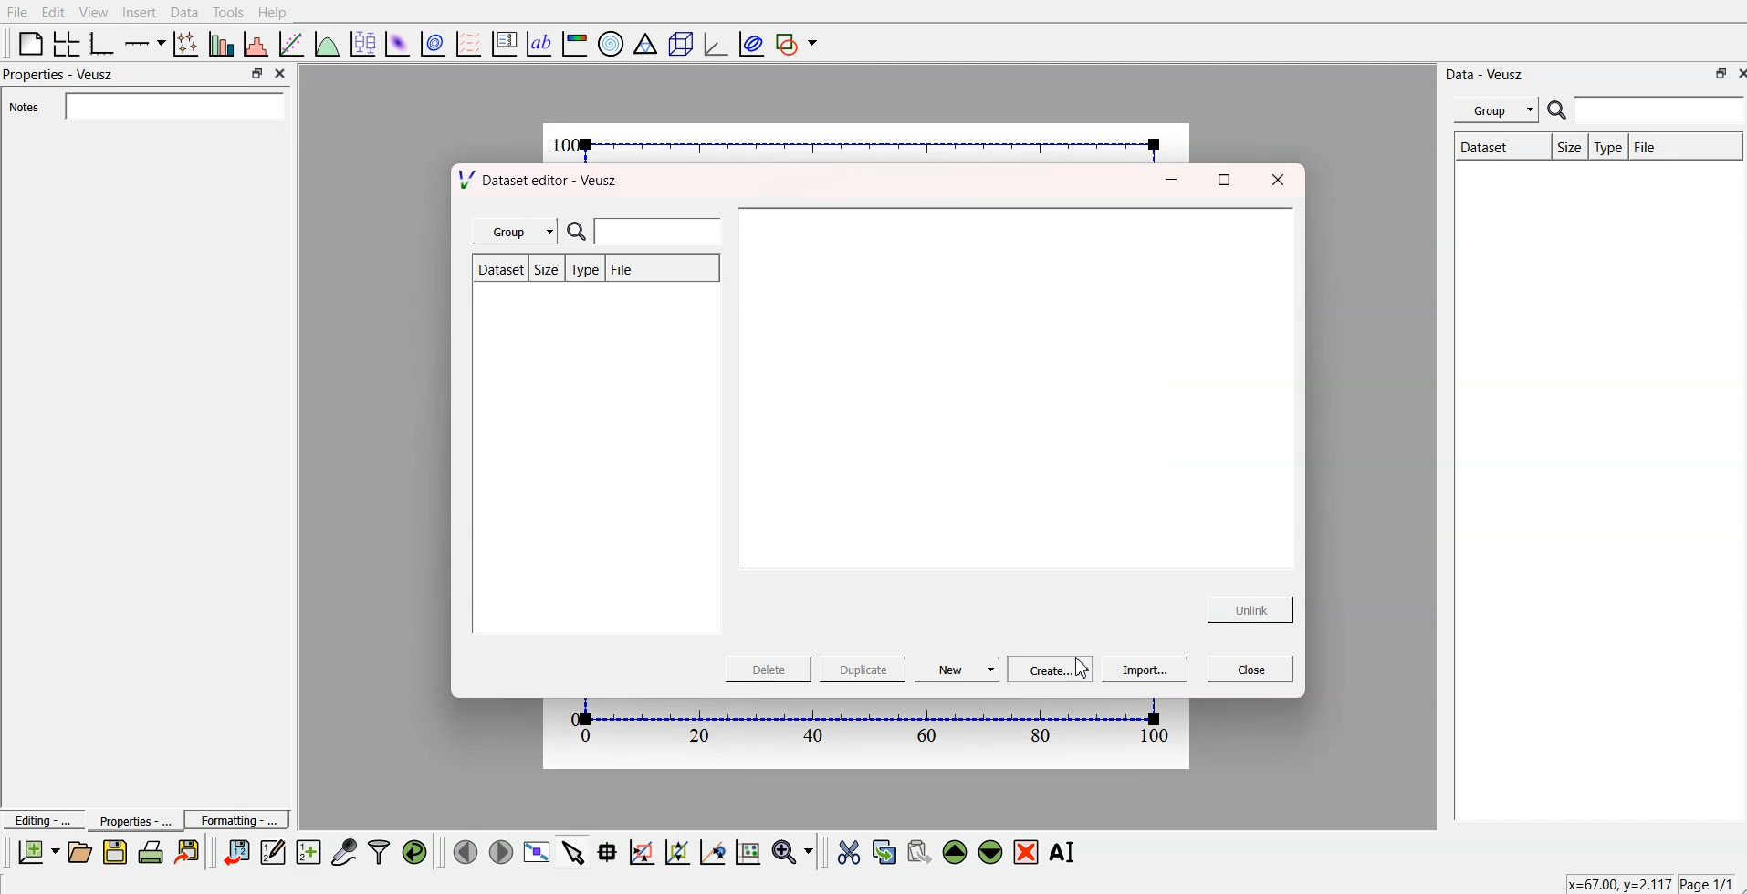 The height and width of the screenshot is (894, 1747). What do you see at coordinates (991, 850) in the screenshot?
I see `move down` at bounding box center [991, 850].